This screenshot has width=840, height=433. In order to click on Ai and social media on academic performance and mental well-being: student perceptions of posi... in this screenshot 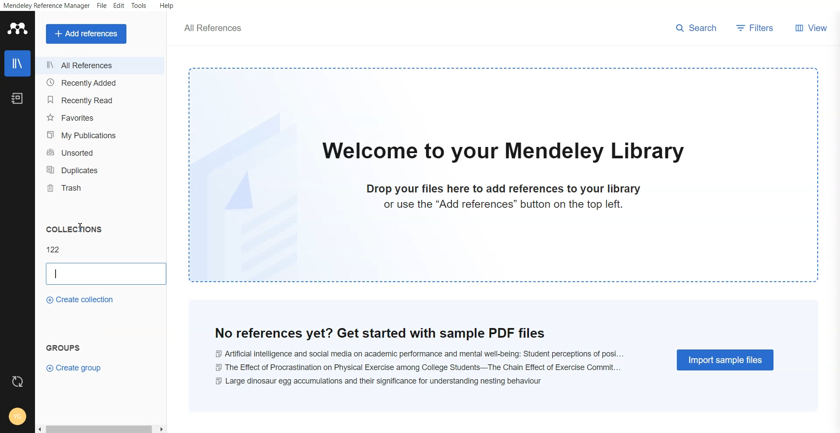, I will do `click(420, 352)`.